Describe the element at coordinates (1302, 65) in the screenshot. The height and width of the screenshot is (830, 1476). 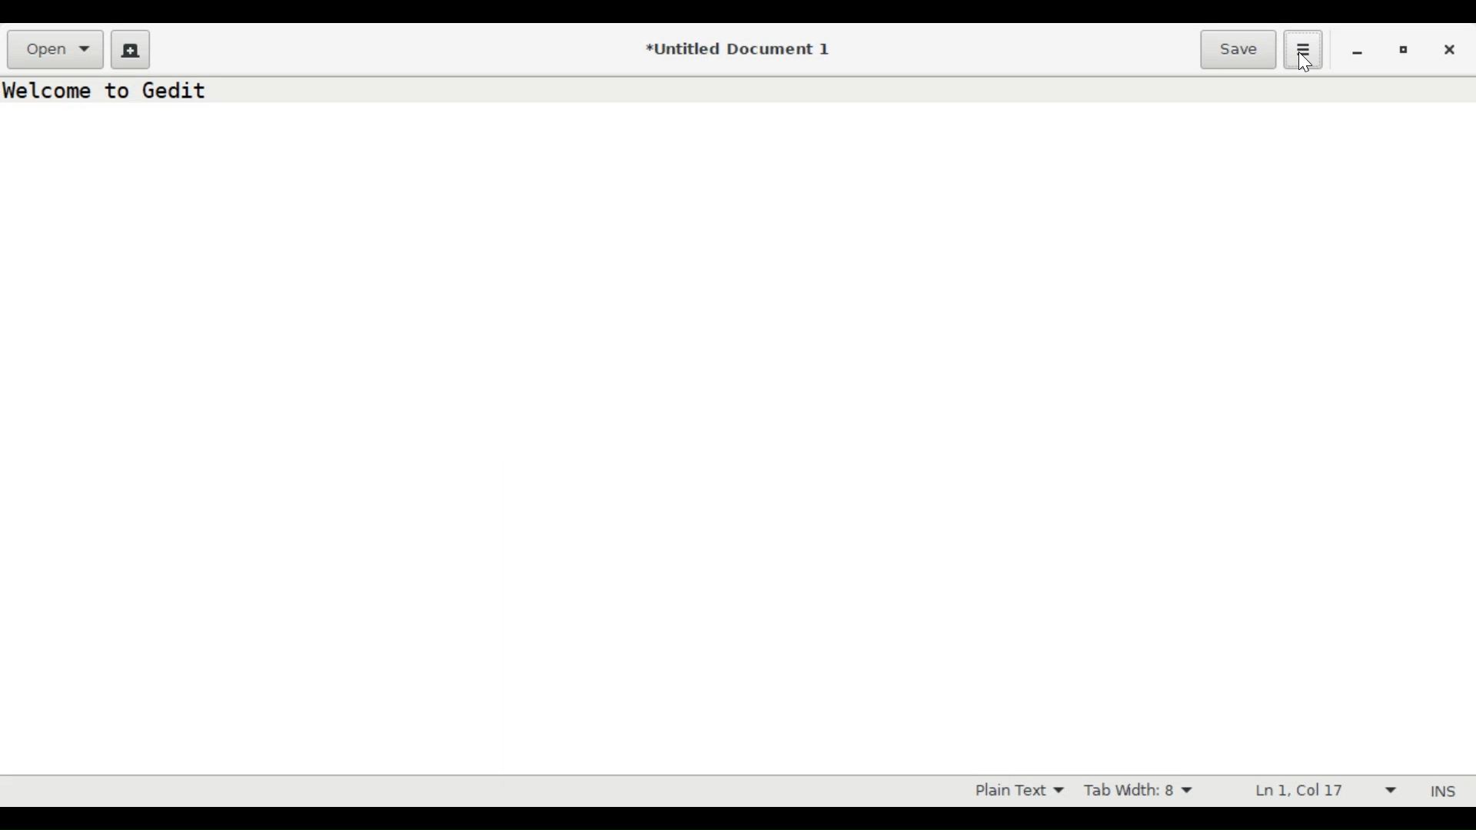
I see `cursor` at that location.